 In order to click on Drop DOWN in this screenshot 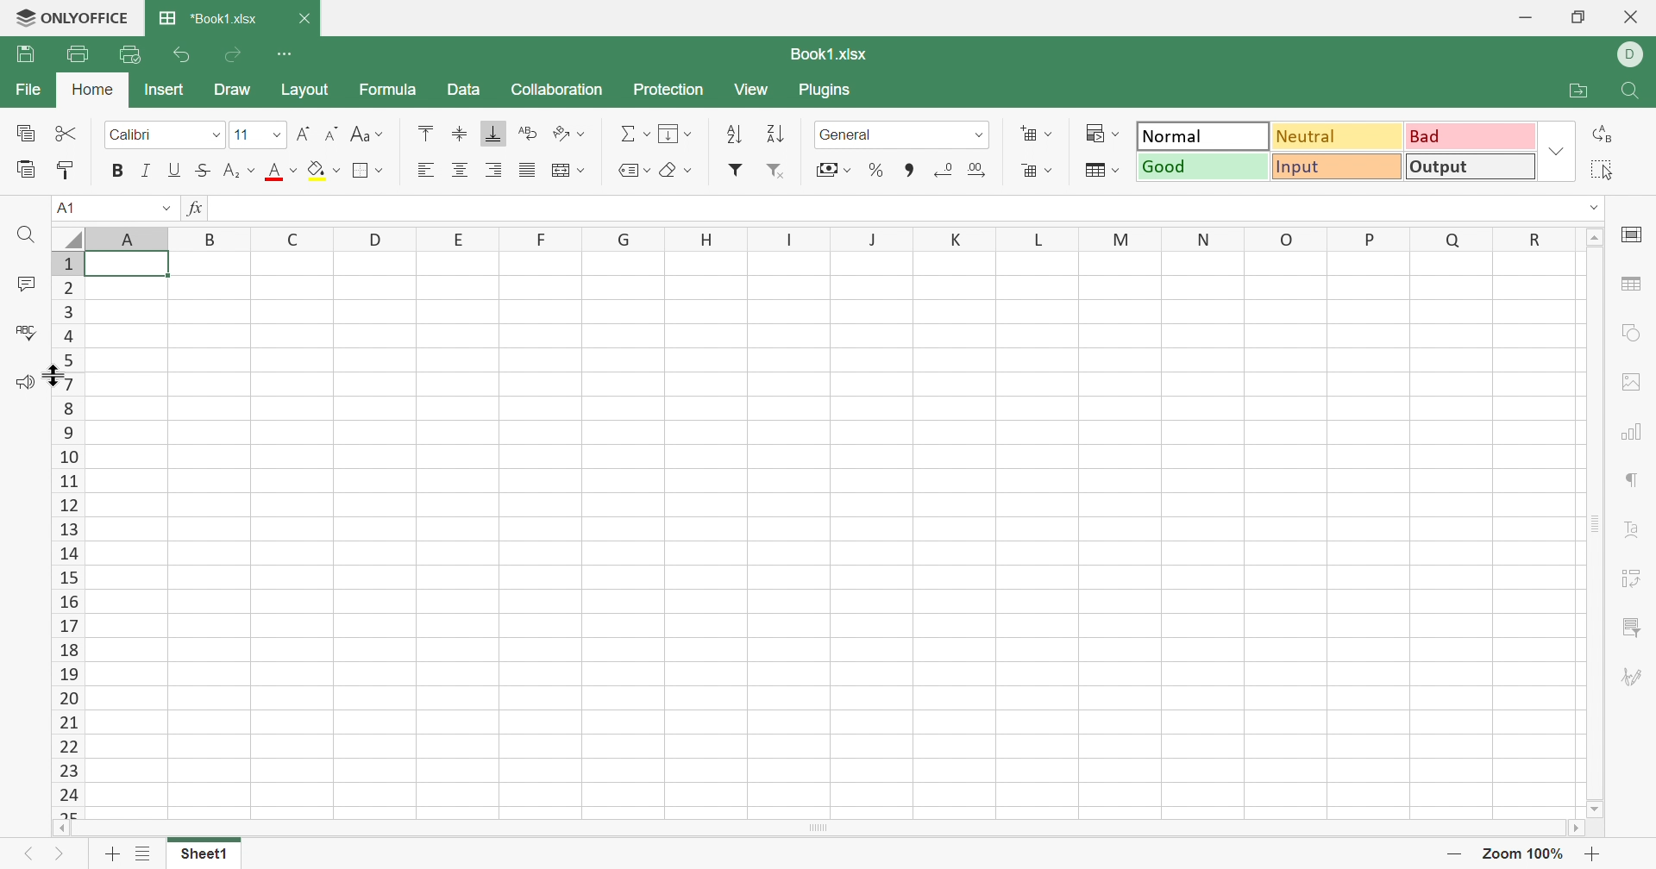, I will do `click(977, 138)`.